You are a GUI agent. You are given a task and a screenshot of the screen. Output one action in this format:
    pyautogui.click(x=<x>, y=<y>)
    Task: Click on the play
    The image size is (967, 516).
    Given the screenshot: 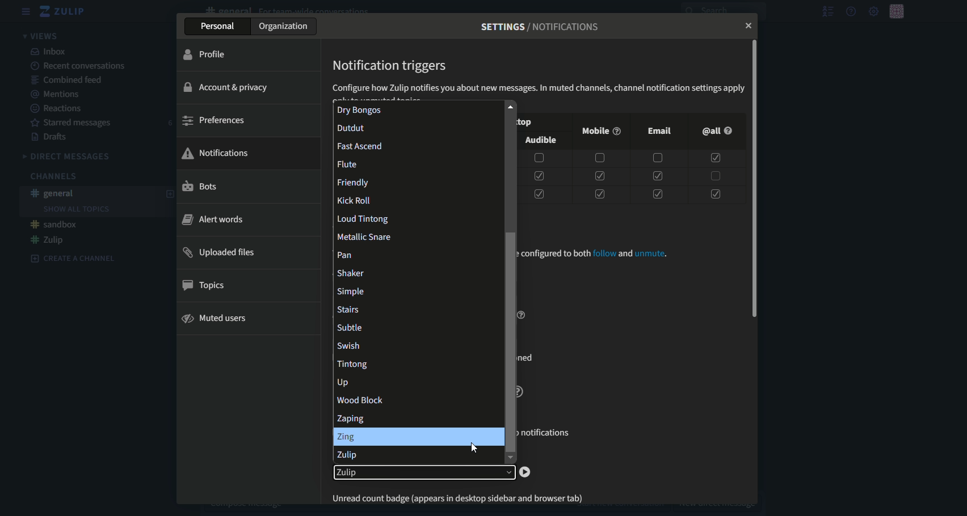 What is the action you would take?
    pyautogui.click(x=525, y=472)
    